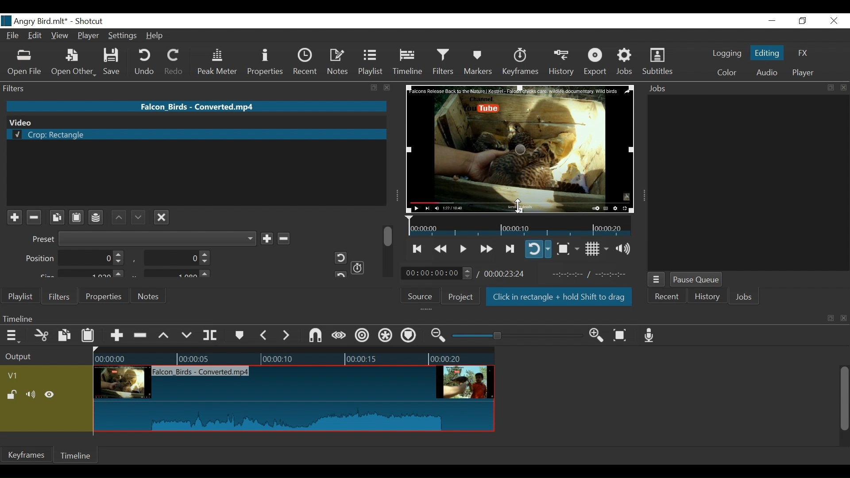 This screenshot has width=850, height=478. Describe the element at coordinates (339, 274) in the screenshot. I see `restart` at that location.